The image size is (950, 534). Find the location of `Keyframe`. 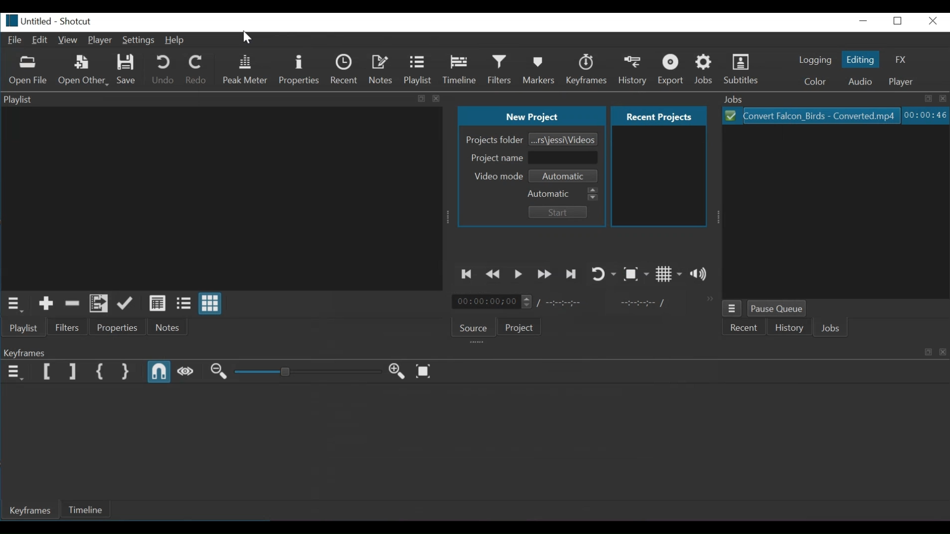

Keyframe is located at coordinates (473, 353).